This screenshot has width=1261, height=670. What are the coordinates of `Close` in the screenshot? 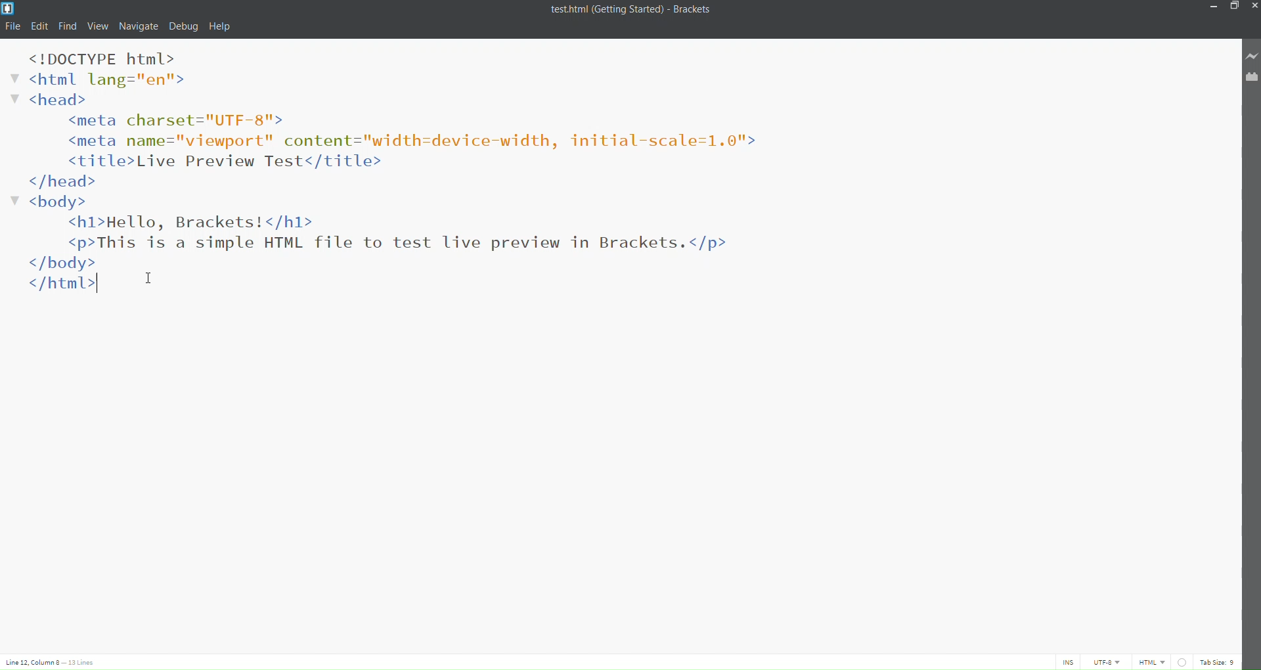 It's located at (1253, 5).